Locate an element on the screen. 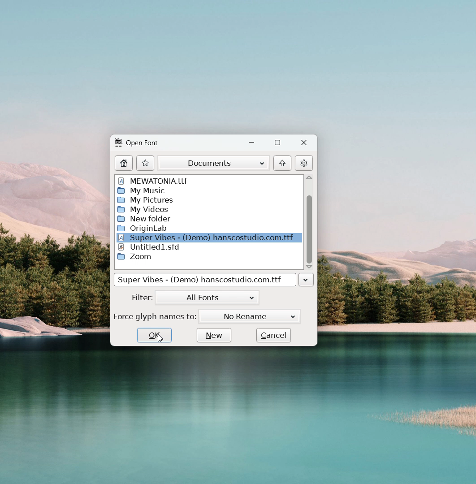 The image size is (476, 484). maximize is located at coordinates (278, 143).